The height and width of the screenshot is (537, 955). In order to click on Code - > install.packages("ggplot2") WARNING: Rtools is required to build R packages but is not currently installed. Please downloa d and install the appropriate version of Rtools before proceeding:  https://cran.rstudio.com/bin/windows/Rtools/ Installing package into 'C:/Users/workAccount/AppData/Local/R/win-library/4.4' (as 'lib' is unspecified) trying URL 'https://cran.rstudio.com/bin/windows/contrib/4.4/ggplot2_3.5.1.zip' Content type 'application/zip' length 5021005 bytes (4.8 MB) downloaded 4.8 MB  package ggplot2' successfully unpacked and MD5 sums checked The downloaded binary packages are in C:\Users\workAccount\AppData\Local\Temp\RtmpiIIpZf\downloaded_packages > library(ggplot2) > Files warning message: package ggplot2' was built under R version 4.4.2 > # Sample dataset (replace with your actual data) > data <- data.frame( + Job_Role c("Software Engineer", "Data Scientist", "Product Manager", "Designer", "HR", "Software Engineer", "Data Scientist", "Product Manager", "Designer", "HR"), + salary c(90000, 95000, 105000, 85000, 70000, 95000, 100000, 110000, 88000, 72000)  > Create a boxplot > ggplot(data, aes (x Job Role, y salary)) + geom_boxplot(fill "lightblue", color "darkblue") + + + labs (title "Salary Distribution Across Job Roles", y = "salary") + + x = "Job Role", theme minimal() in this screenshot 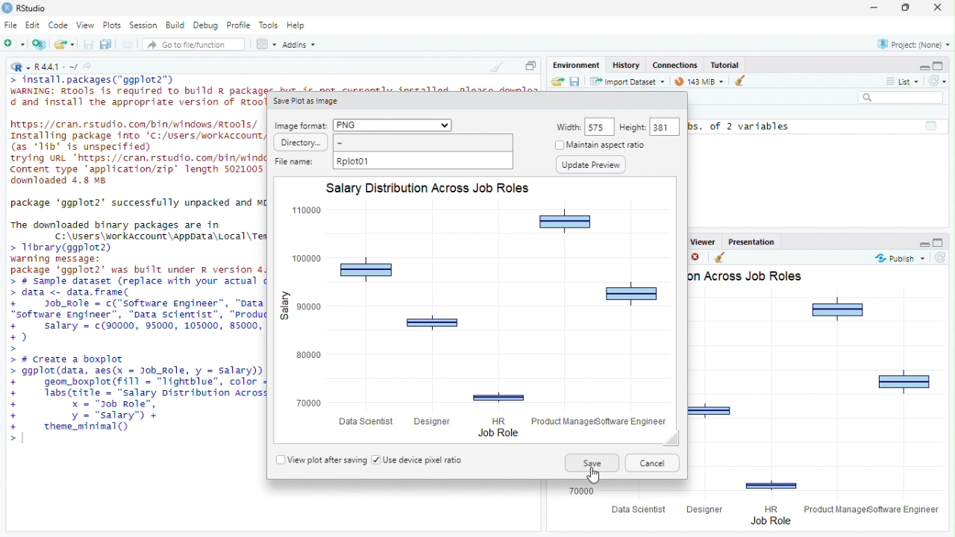, I will do `click(134, 264)`.